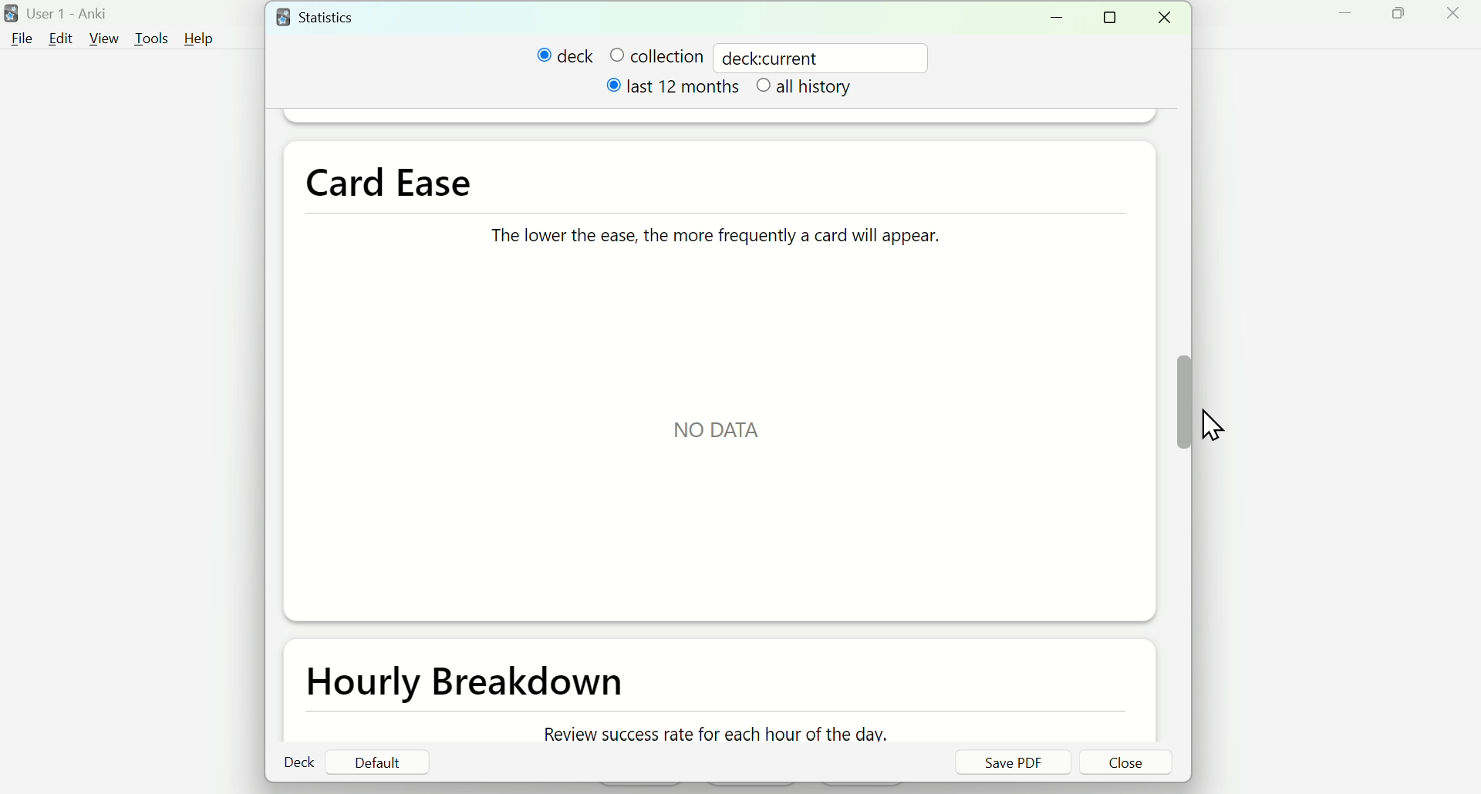 The height and width of the screenshot is (794, 1481). Describe the element at coordinates (1115, 19) in the screenshot. I see `Maximize` at that location.